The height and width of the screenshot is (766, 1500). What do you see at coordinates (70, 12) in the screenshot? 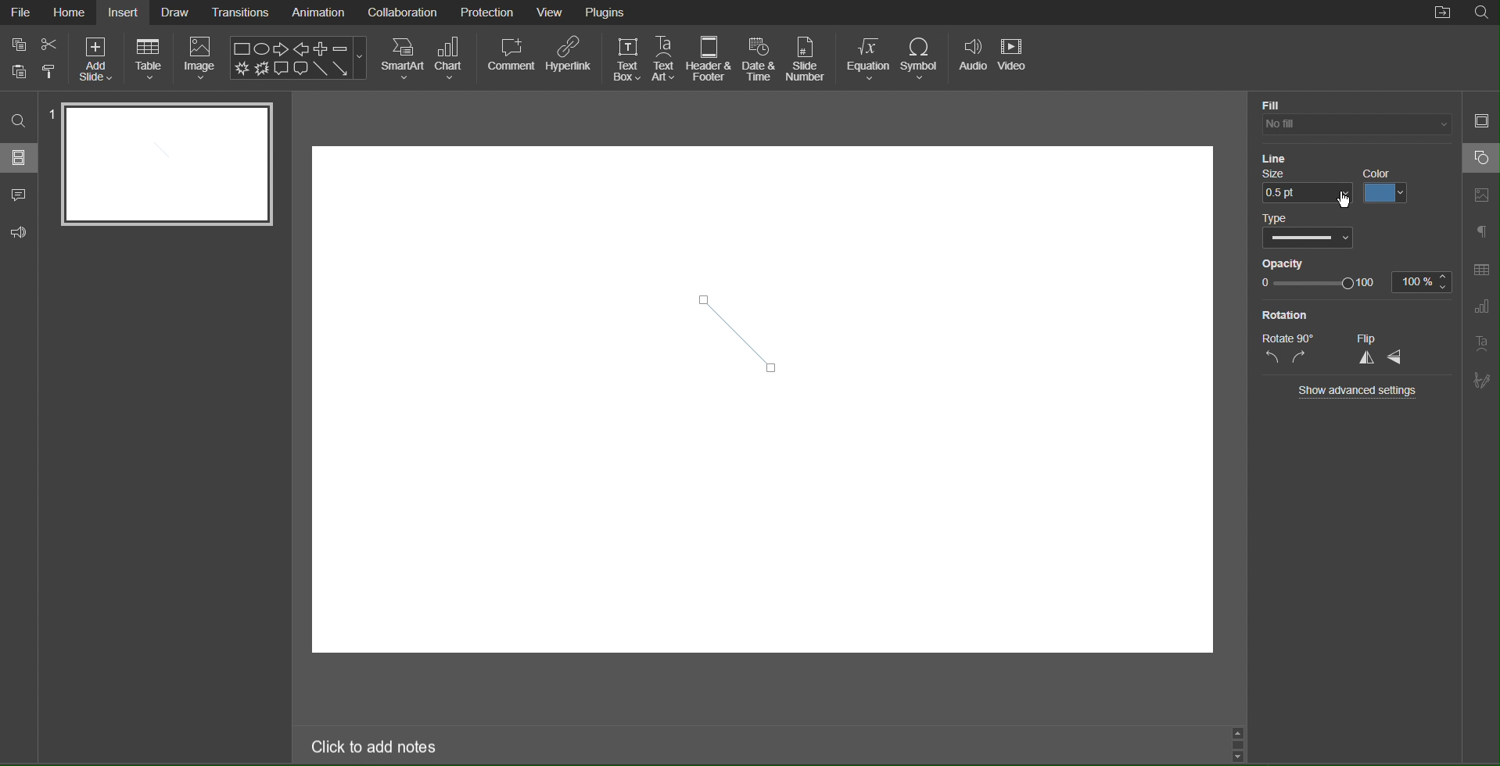
I see `Home` at bounding box center [70, 12].